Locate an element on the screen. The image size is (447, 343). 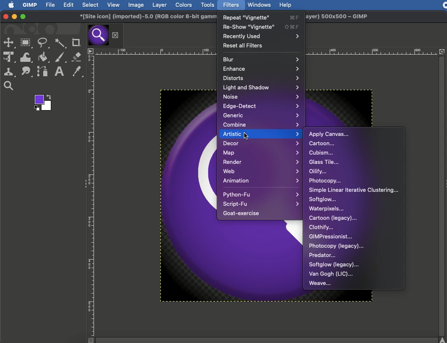
Image is located at coordinates (135, 5).